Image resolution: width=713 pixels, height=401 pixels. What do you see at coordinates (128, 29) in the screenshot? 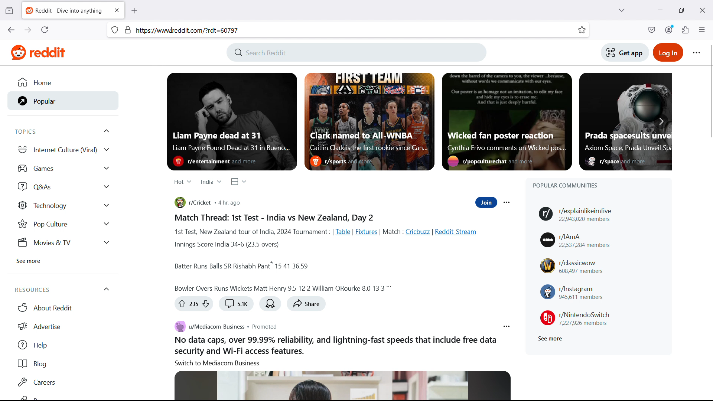
I see `page security` at bounding box center [128, 29].